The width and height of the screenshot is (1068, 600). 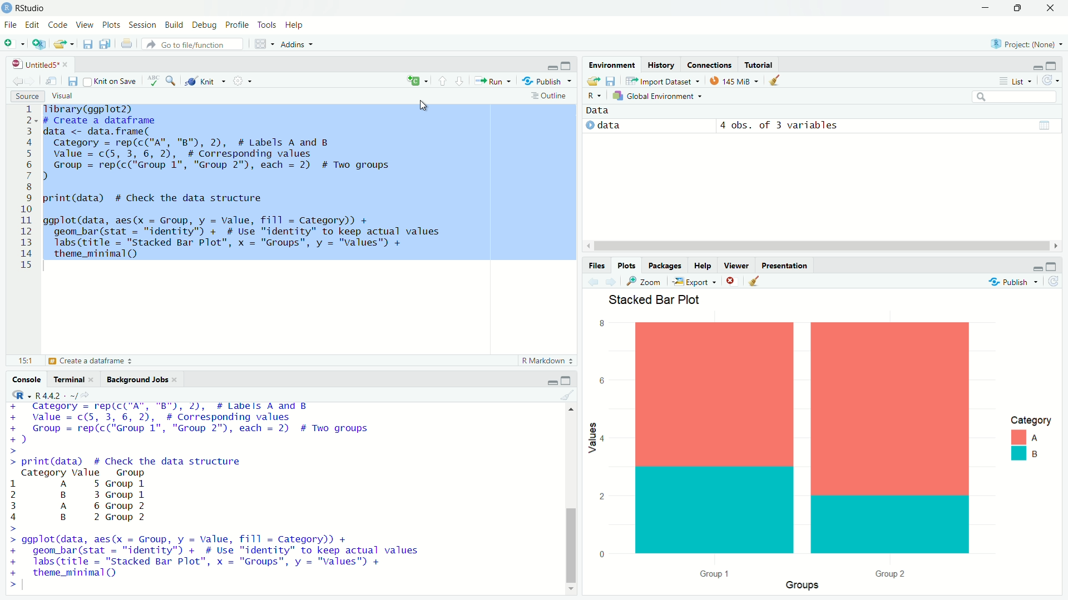 What do you see at coordinates (592, 79) in the screenshot?
I see `Load workspace` at bounding box center [592, 79].